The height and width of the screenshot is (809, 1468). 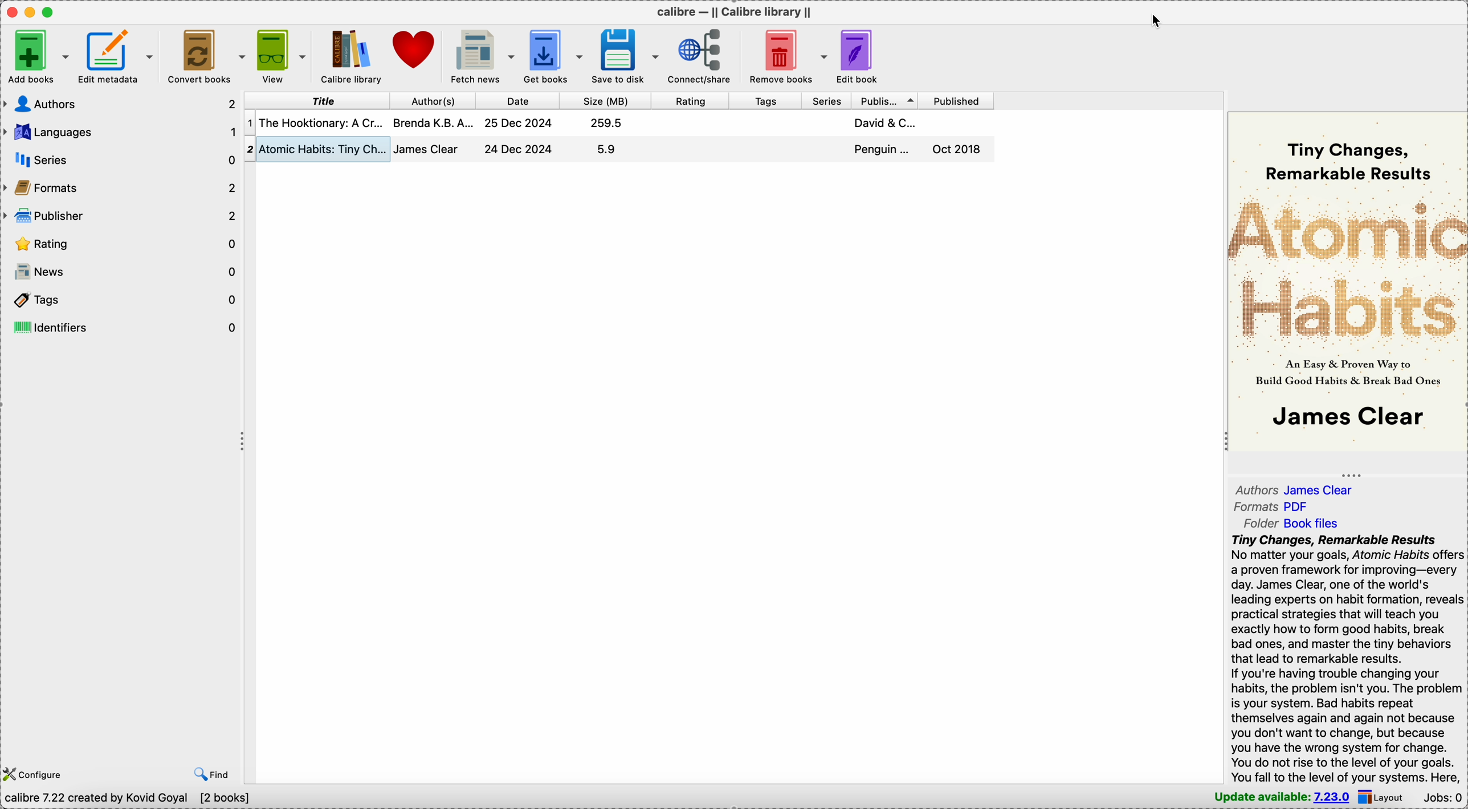 What do you see at coordinates (1225, 441) in the screenshot?
I see `toggle expand/contract` at bounding box center [1225, 441].